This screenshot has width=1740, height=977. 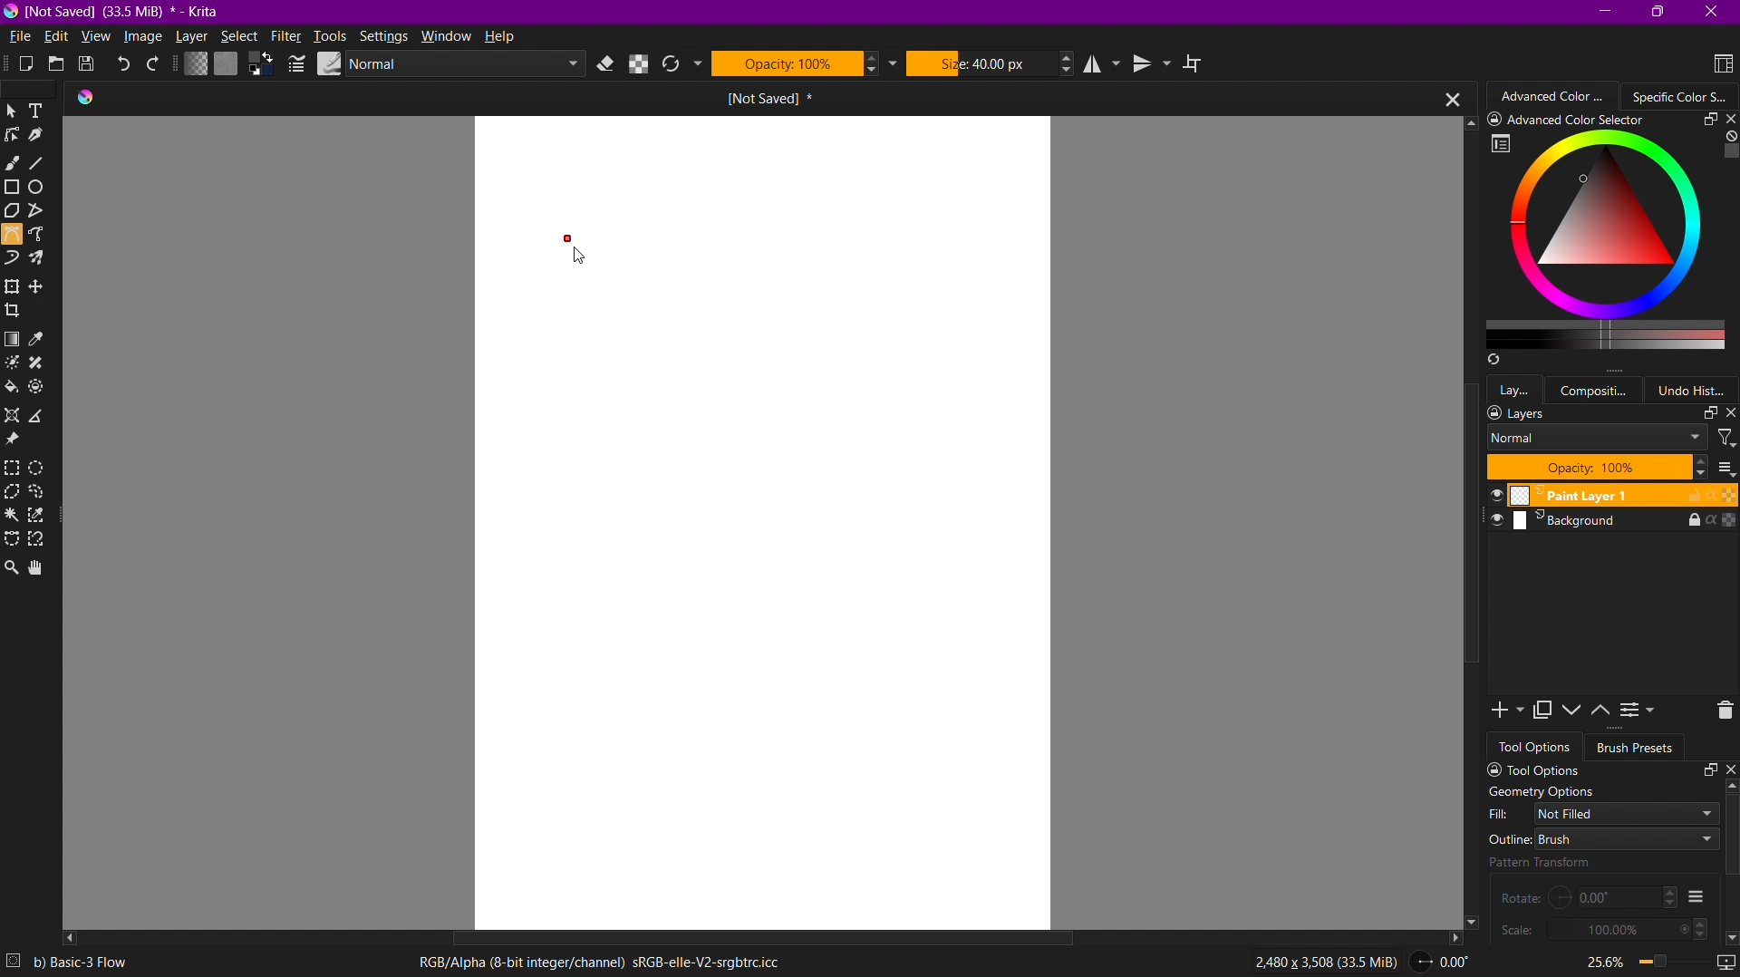 What do you see at coordinates (53, 65) in the screenshot?
I see `Open` at bounding box center [53, 65].